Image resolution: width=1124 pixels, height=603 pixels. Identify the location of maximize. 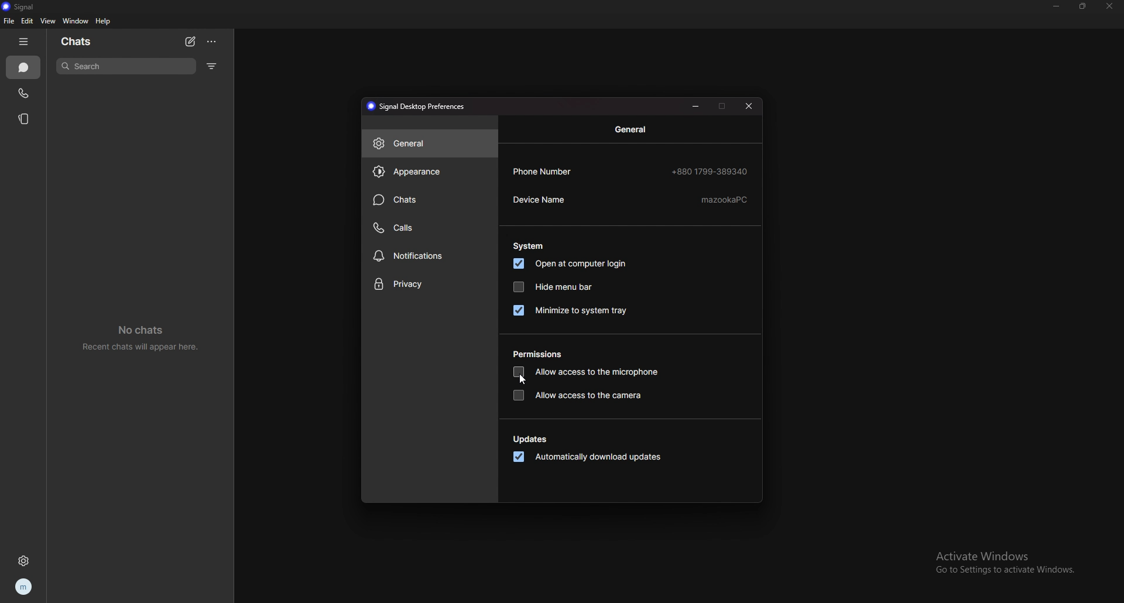
(722, 106).